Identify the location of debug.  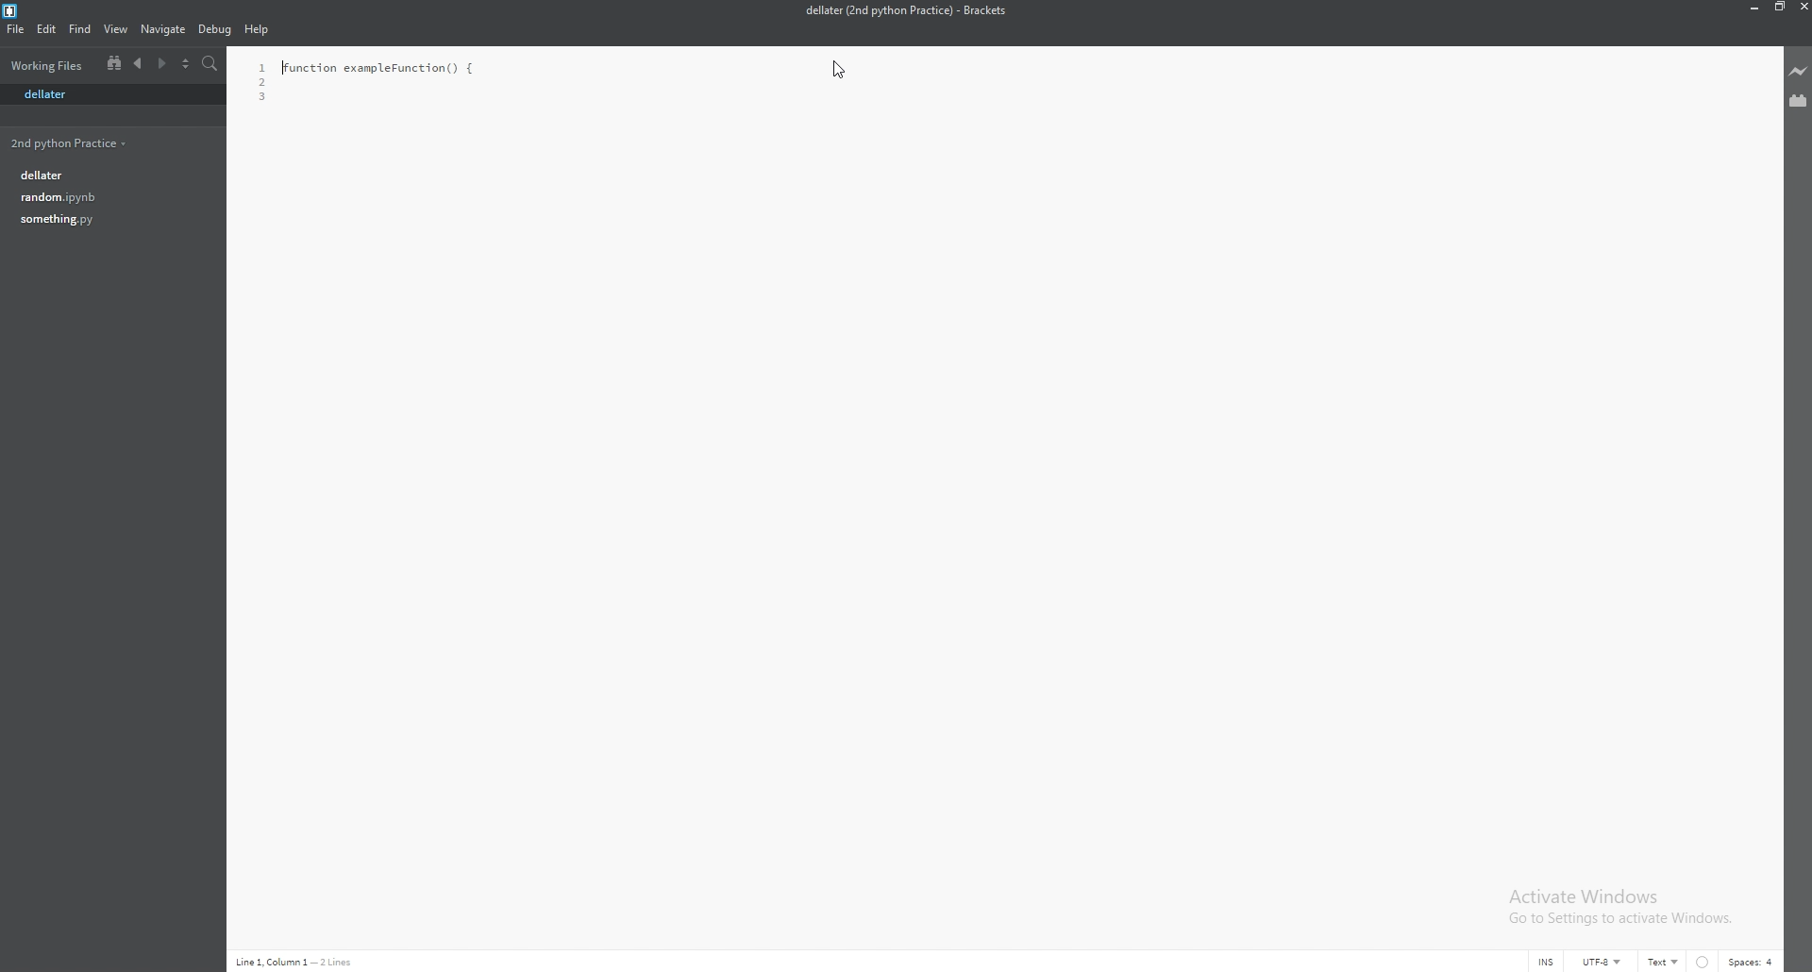
(215, 30).